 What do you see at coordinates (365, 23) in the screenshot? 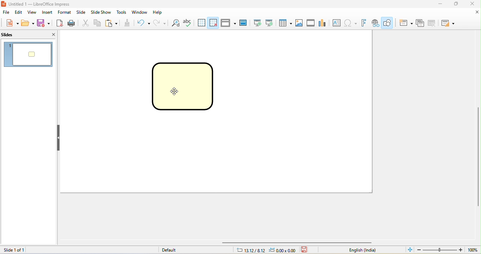
I see `fontwork text` at bounding box center [365, 23].